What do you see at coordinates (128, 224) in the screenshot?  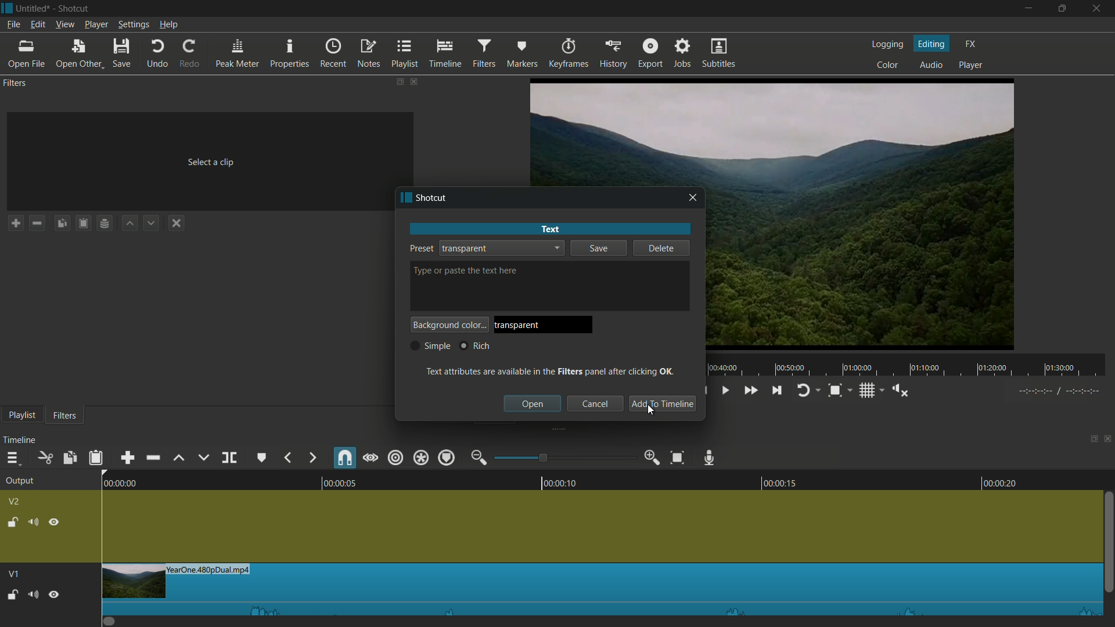 I see `up` at bounding box center [128, 224].